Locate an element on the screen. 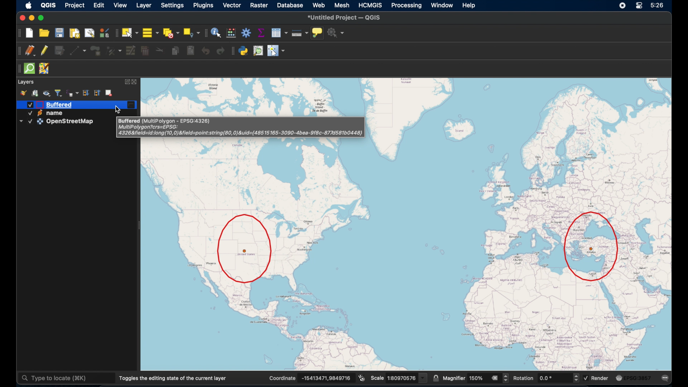 This screenshot has width=688, height=387. magnifier is located at coordinates (453, 377).